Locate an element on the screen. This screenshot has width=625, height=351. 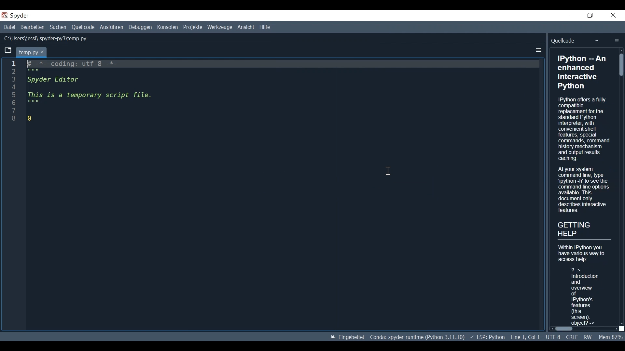
Close is located at coordinates (614, 15).